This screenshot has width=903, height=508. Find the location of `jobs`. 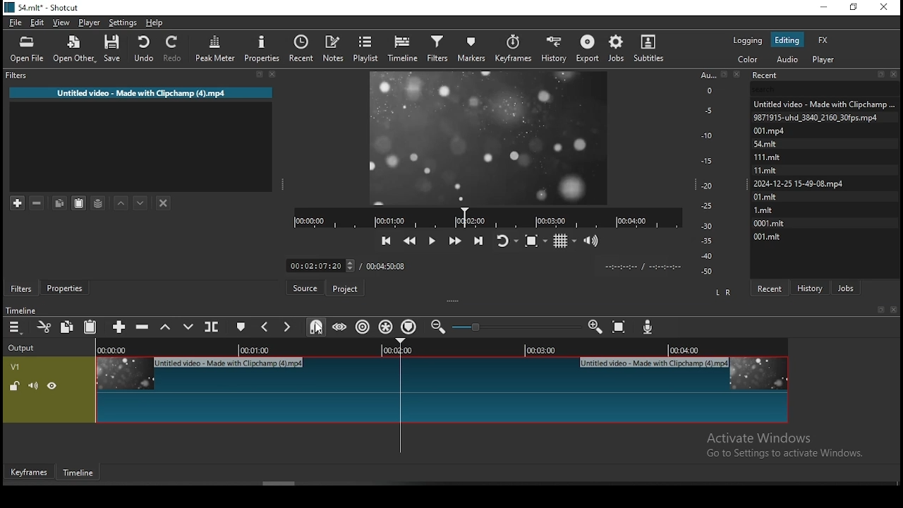

jobs is located at coordinates (846, 288).